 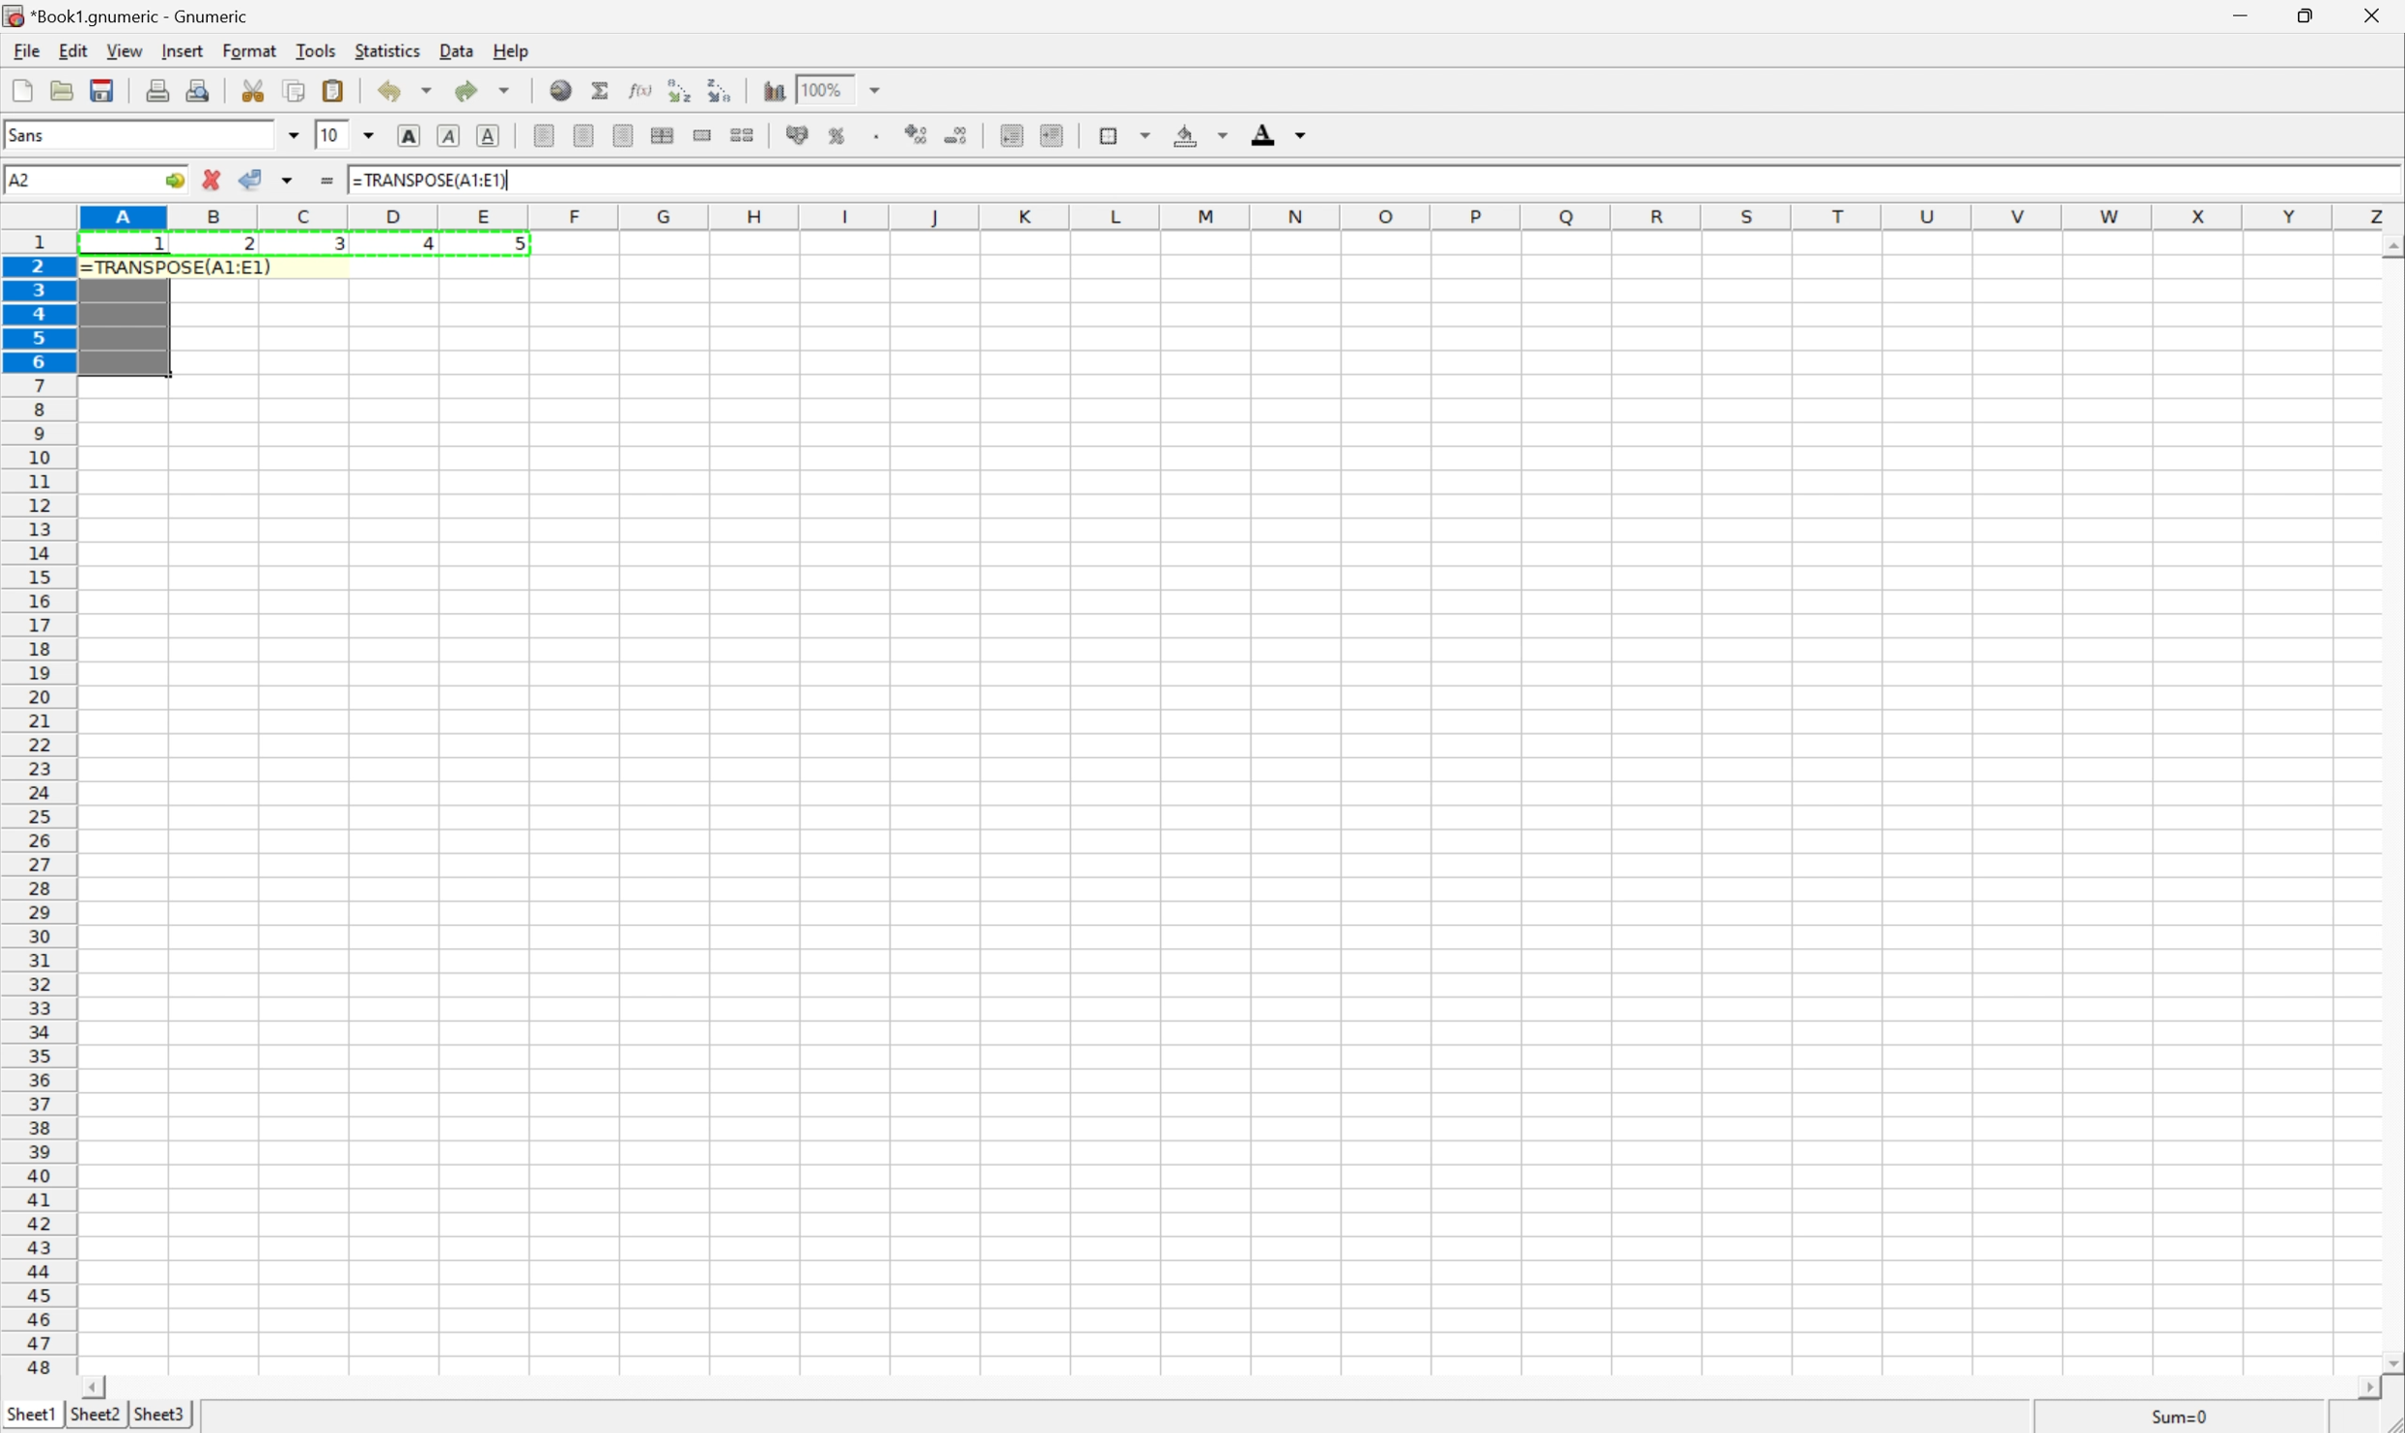 I want to click on insert chart, so click(x=775, y=91).